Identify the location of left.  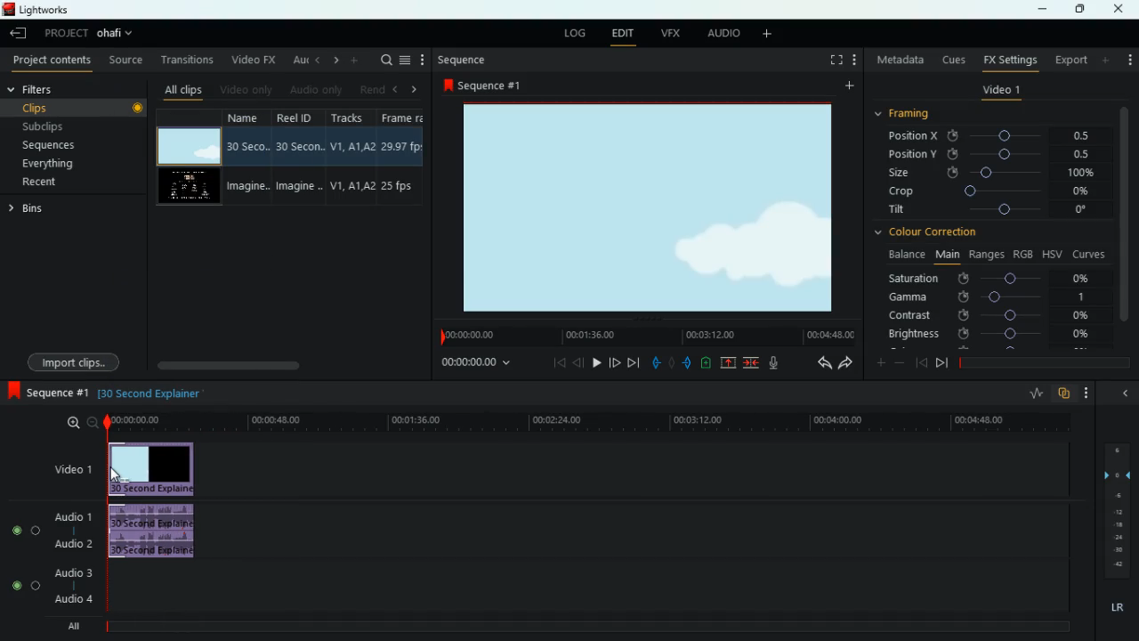
(394, 89).